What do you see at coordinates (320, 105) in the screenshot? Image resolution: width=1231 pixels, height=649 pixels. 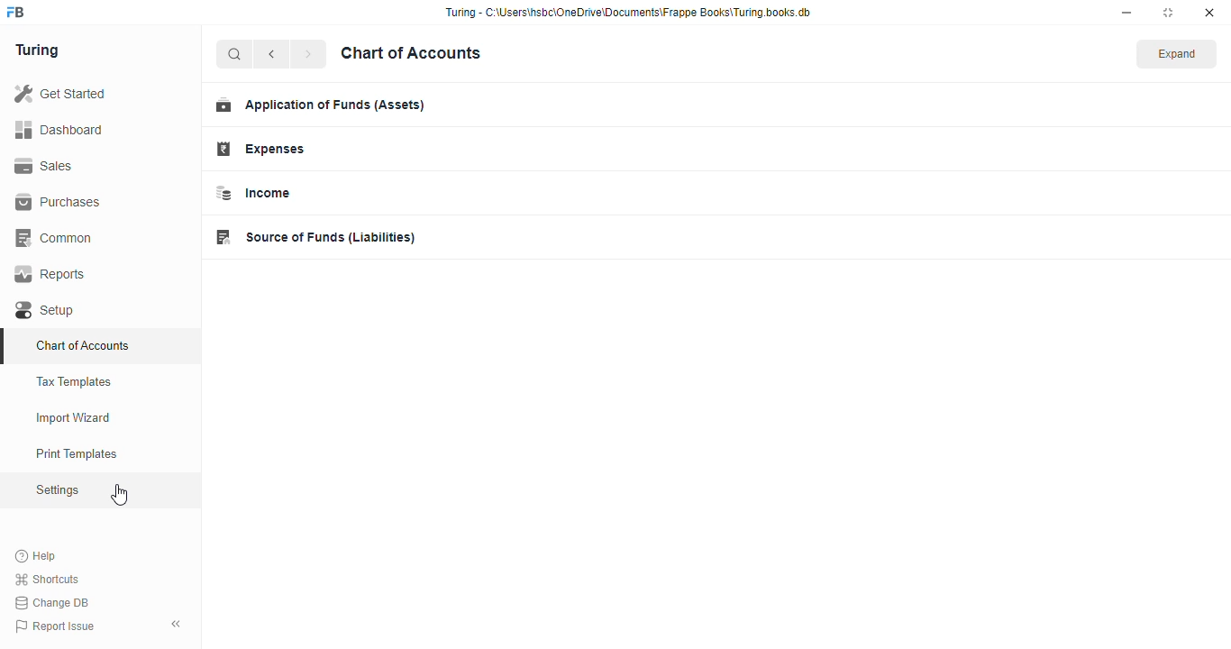 I see `application of funds (assets)` at bounding box center [320, 105].